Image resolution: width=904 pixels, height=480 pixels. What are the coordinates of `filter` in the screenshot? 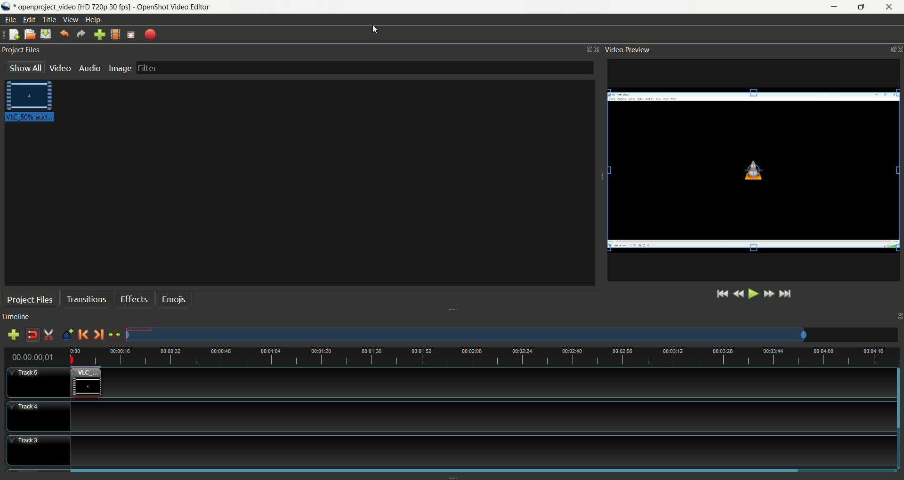 It's located at (365, 68).